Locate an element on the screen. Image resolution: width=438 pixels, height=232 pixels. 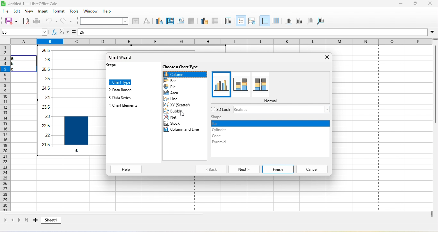
redo is located at coordinates (66, 21).